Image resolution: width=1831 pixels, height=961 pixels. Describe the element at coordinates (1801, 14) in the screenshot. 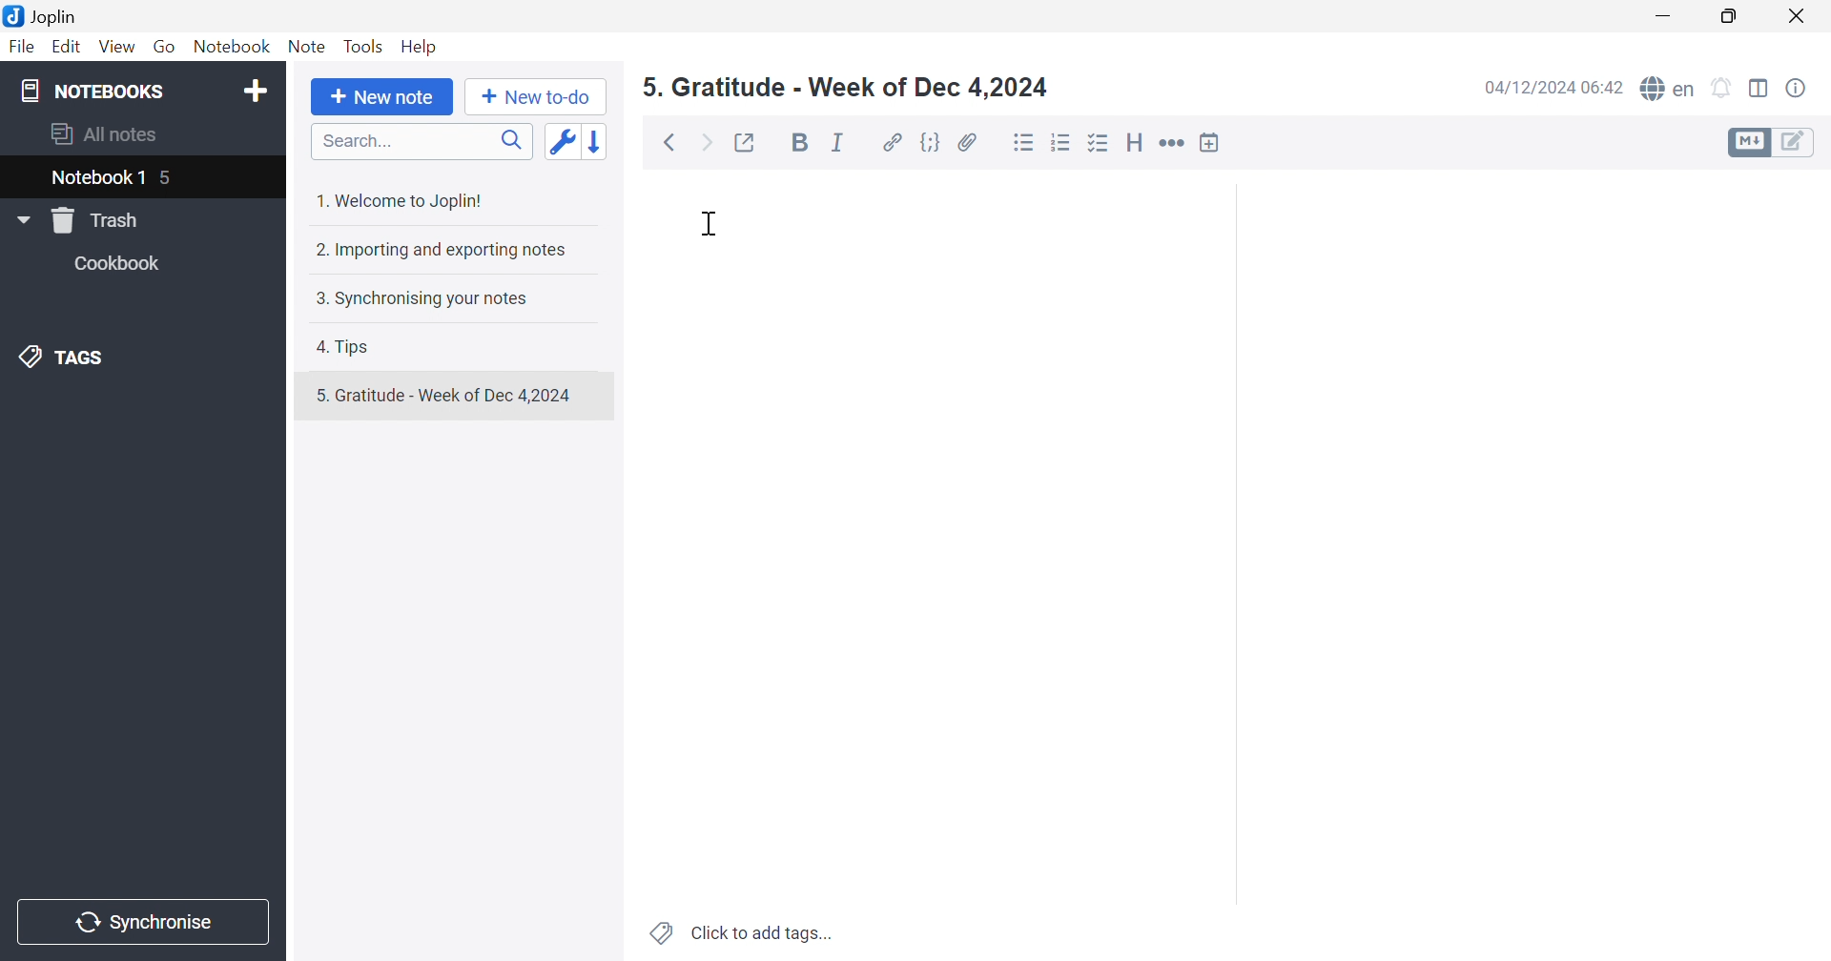

I see `Close` at that location.